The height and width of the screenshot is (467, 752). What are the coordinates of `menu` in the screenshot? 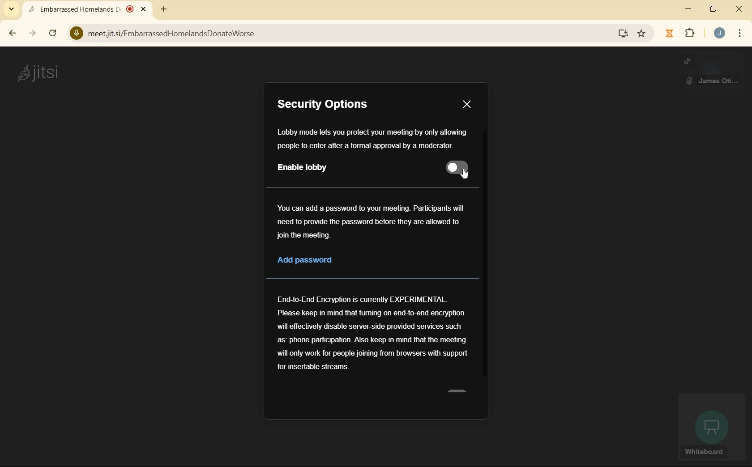 It's located at (739, 35).